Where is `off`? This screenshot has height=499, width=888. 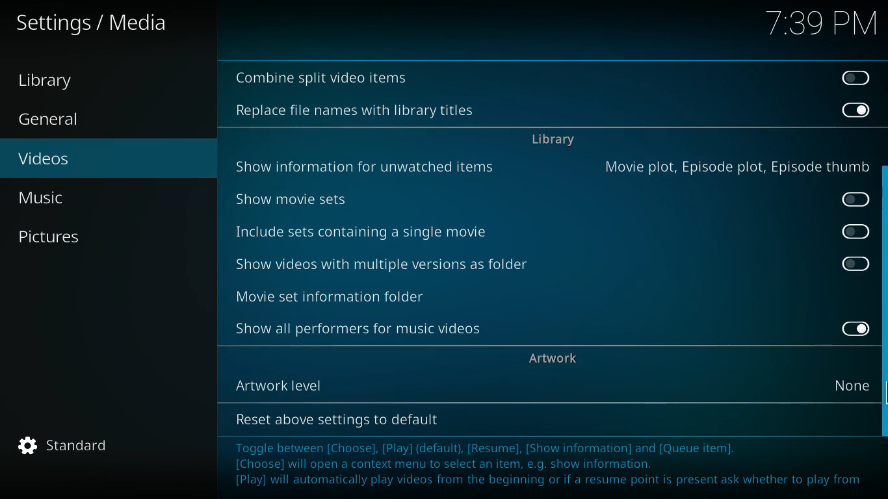 off is located at coordinates (858, 199).